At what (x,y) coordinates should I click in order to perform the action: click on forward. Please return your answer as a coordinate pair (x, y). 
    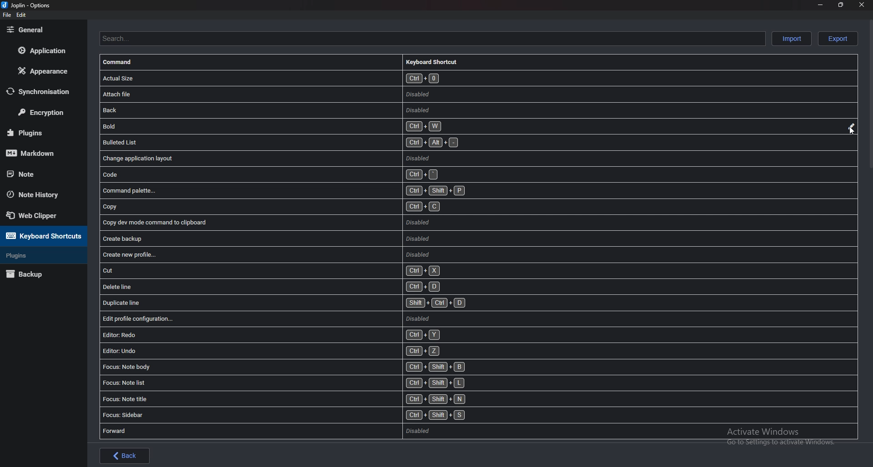
    Looking at the image, I should click on (305, 431).